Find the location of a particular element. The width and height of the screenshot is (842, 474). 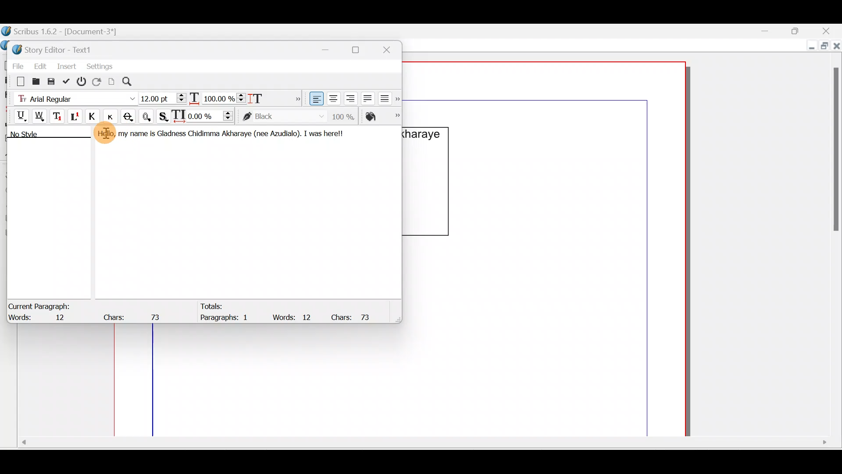

Minimize is located at coordinates (771, 31).